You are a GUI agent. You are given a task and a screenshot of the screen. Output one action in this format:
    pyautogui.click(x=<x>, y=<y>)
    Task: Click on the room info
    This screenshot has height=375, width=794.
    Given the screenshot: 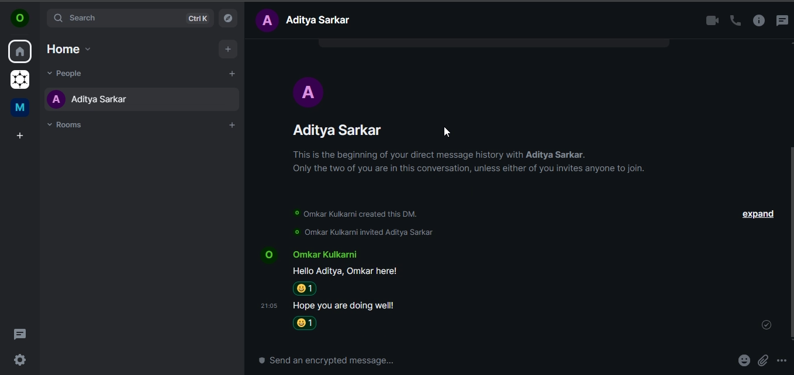 What is the action you would take?
    pyautogui.click(x=758, y=21)
    